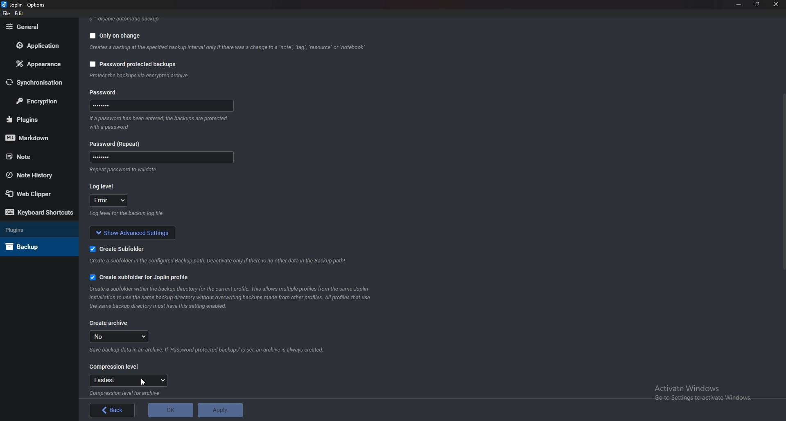 The width and height of the screenshot is (786, 421). Describe the element at coordinates (114, 410) in the screenshot. I see `back` at that location.